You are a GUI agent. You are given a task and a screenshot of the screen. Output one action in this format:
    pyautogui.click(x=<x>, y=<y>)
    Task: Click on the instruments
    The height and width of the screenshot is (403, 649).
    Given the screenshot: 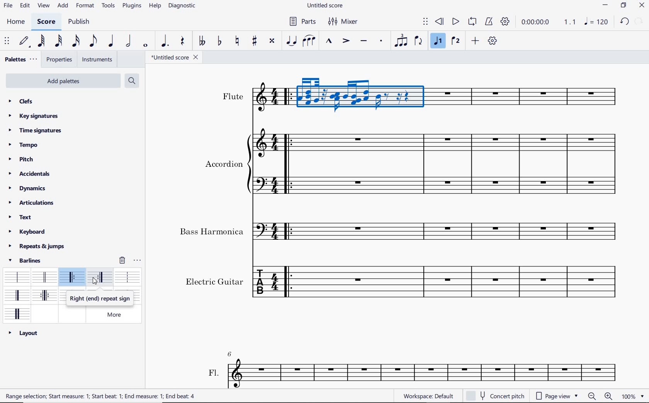 What is the action you would take?
    pyautogui.click(x=97, y=59)
    